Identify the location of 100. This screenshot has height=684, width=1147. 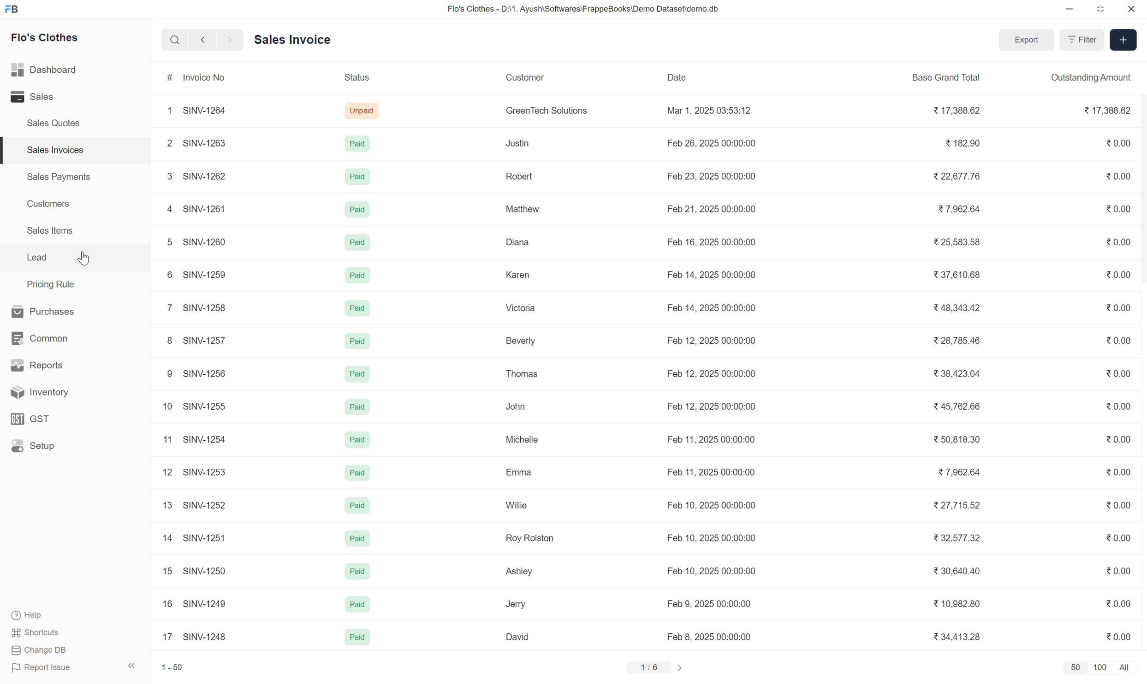
(1101, 666).